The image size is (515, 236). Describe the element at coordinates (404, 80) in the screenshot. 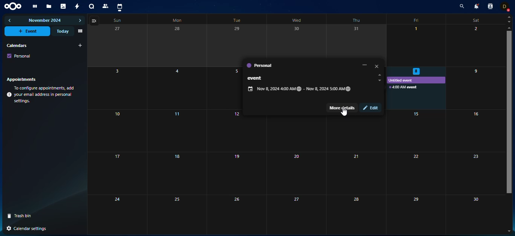

I see `untitled event` at that location.